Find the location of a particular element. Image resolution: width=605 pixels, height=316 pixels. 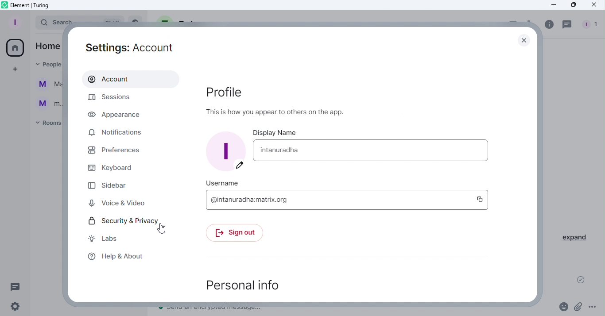

Home is located at coordinates (16, 46).